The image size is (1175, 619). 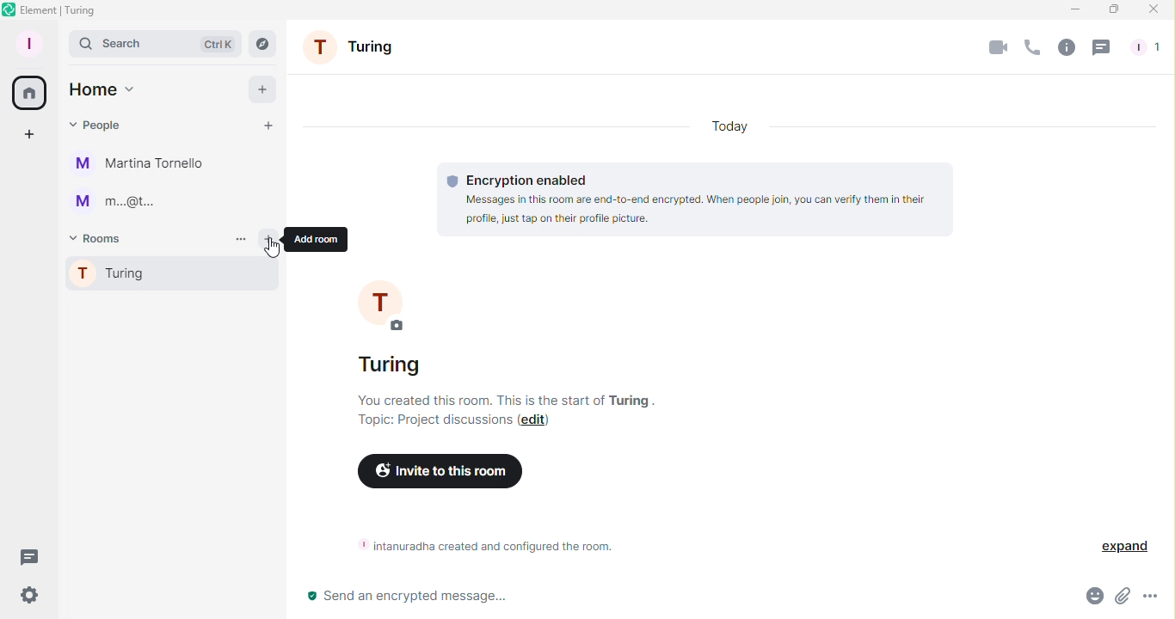 What do you see at coordinates (413, 305) in the screenshot?
I see `T` at bounding box center [413, 305].